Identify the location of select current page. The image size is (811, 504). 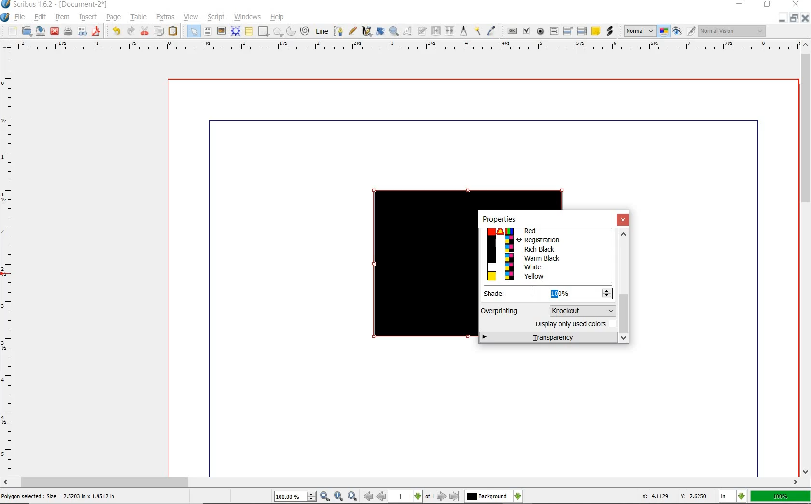
(411, 497).